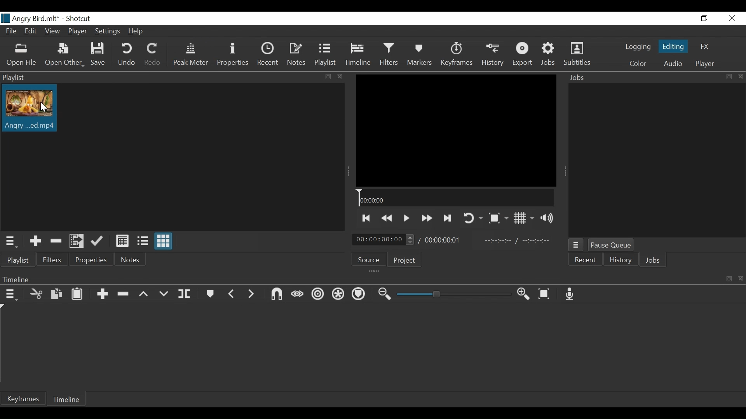 This screenshot has height=419, width=746. What do you see at coordinates (577, 54) in the screenshot?
I see `Subtitles` at bounding box center [577, 54].